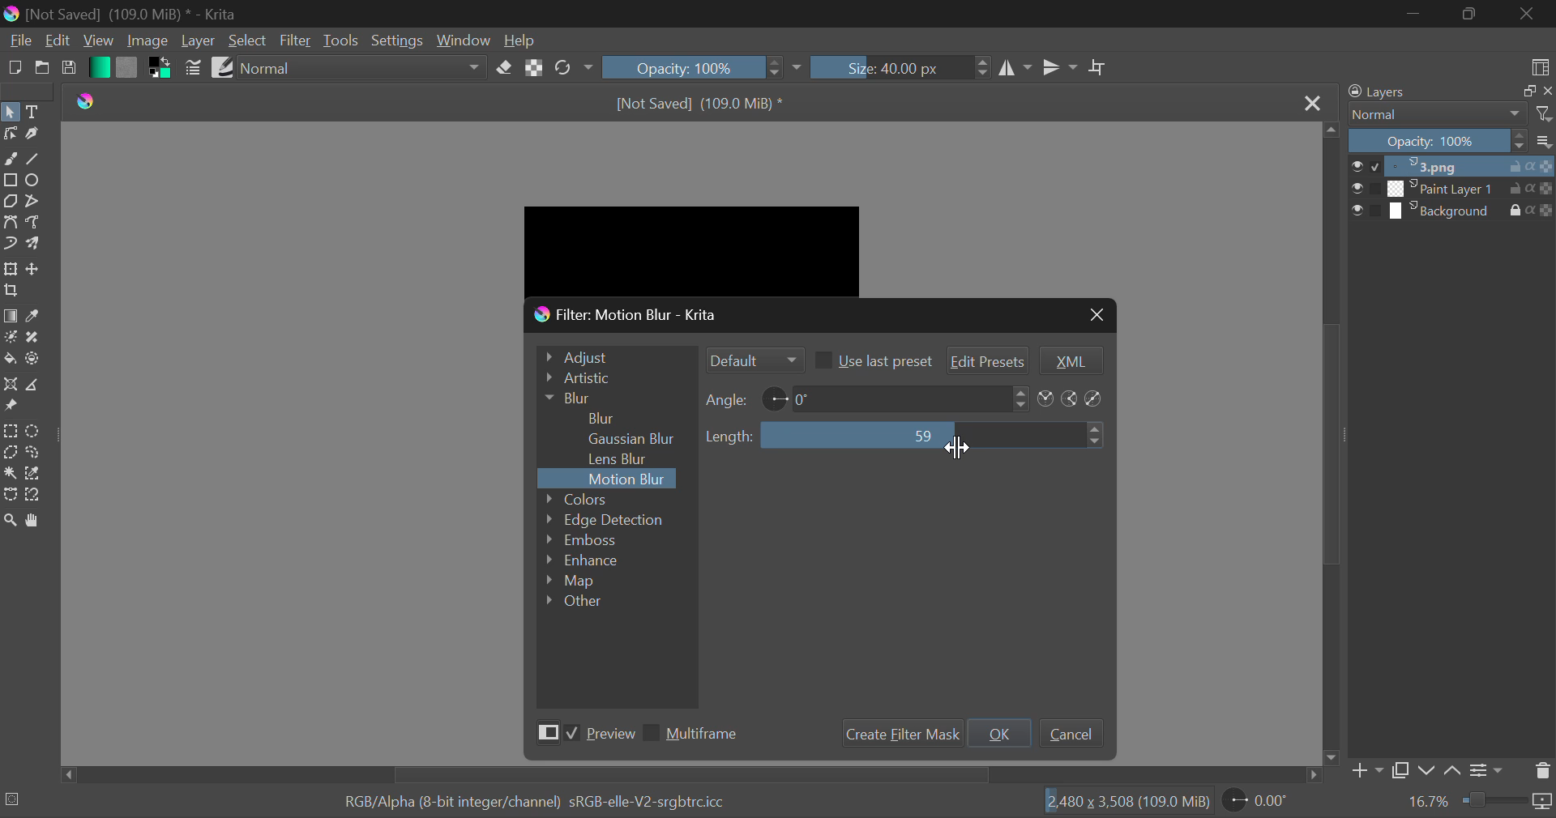 This screenshot has width=1556, height=818. I want to click on Preview, so click(582, 735).